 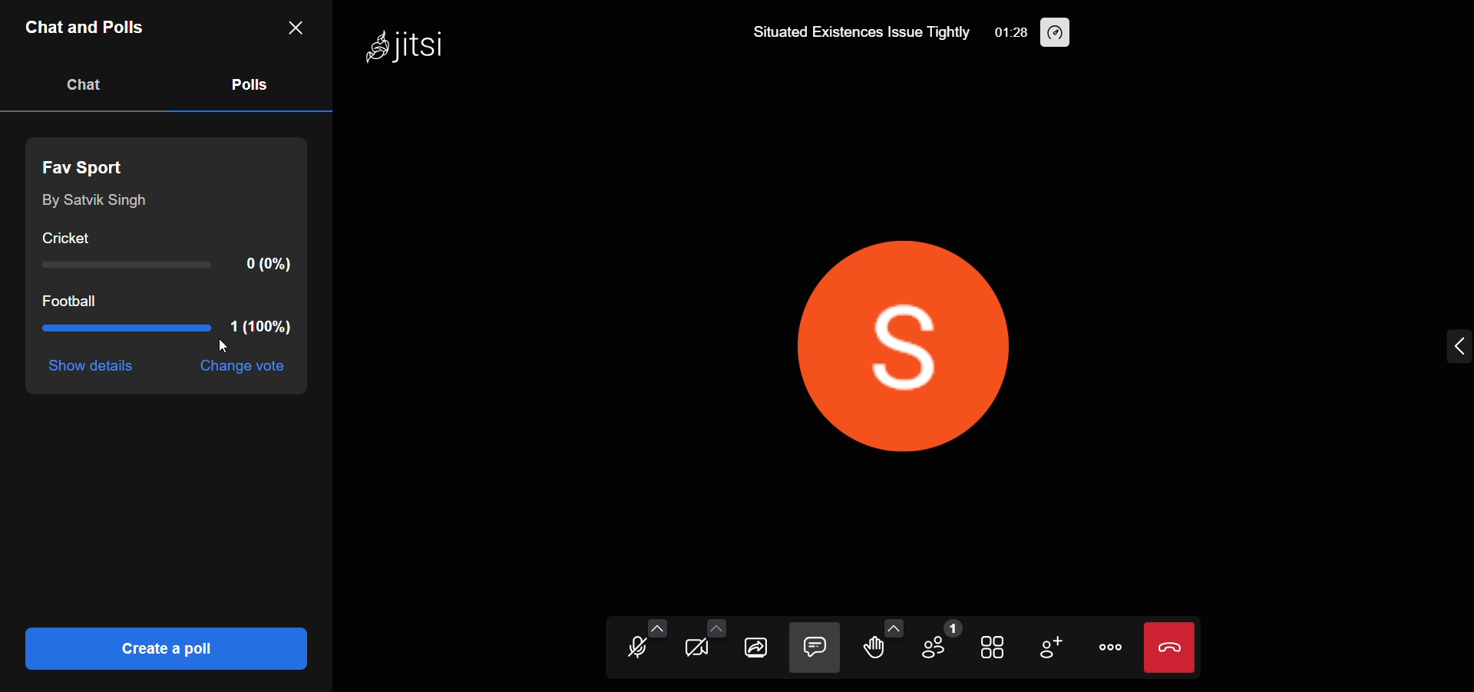 What do you see at coordinates (816, 646) in the screenshot?
I see `chat` at bounding box center [816, 646].